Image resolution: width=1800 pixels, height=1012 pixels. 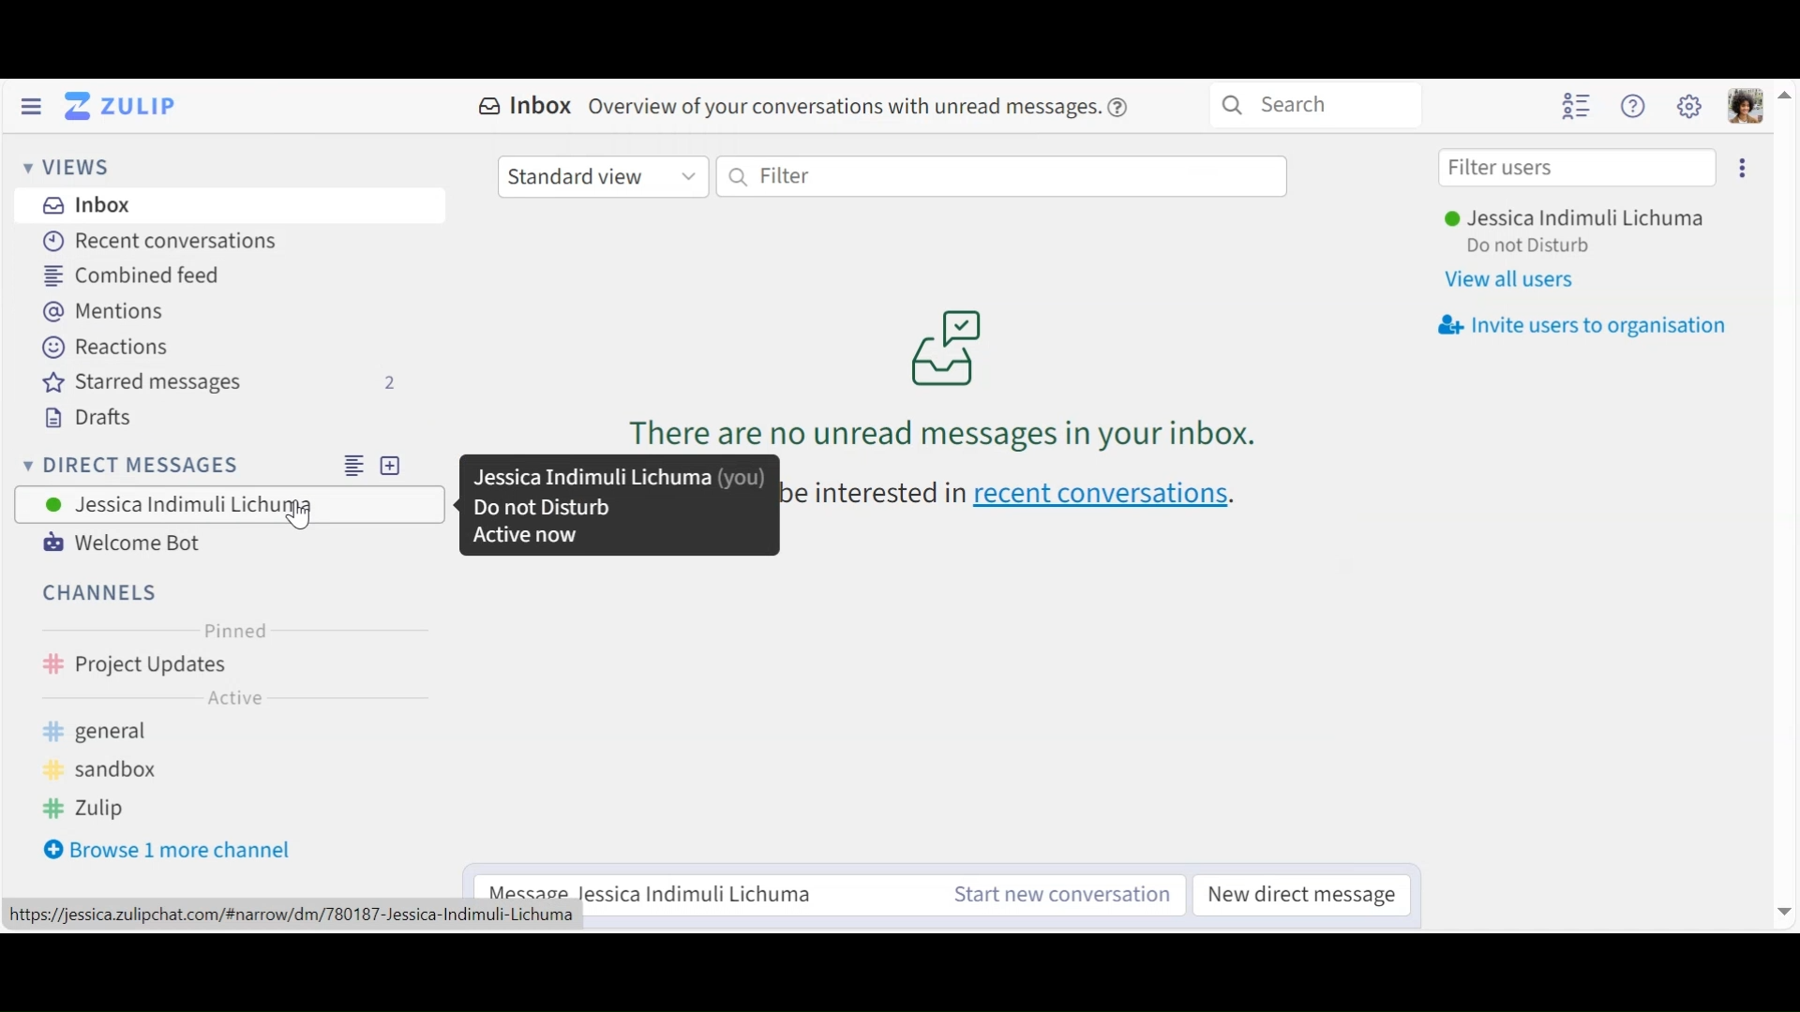 I want to click on eclipse, so click(x=1746, y=167).